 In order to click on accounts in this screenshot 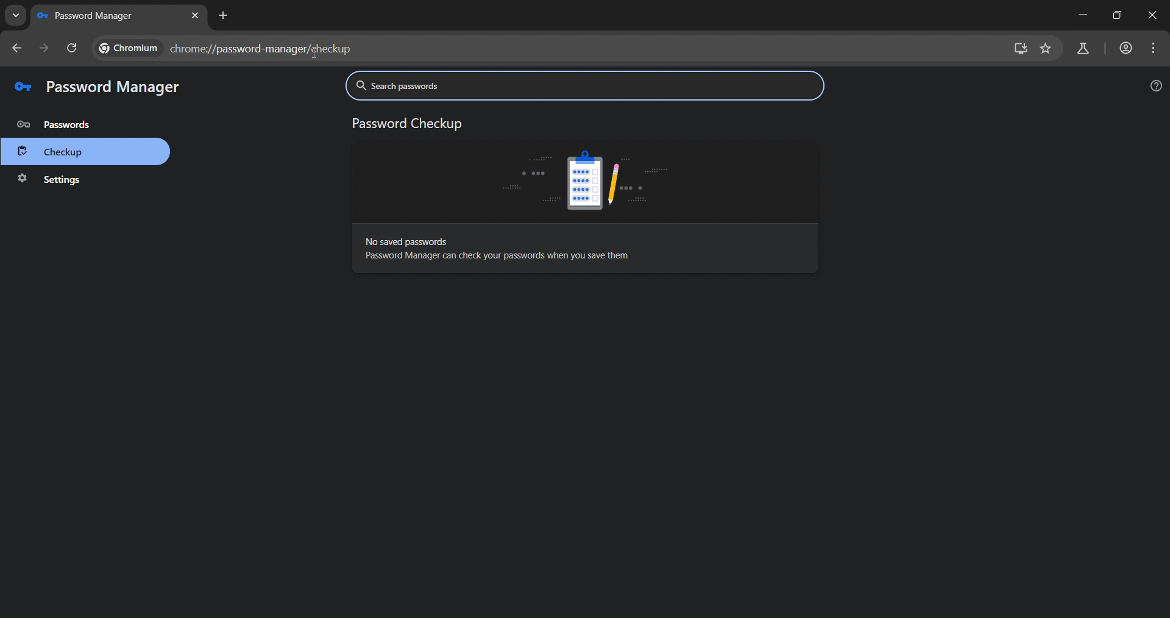, I will do `click(1126, 48)`.